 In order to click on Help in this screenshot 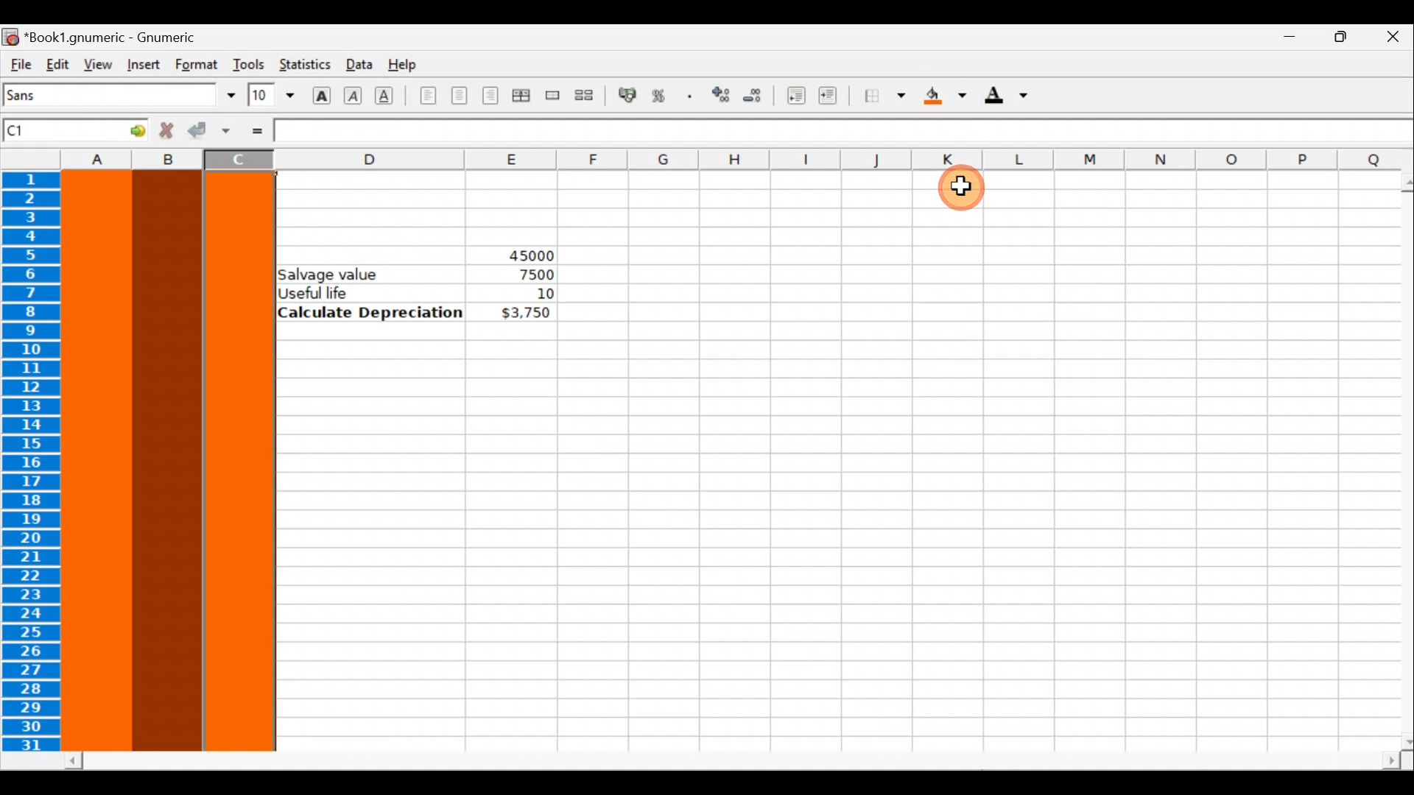, I will do `click(407, 66)`.